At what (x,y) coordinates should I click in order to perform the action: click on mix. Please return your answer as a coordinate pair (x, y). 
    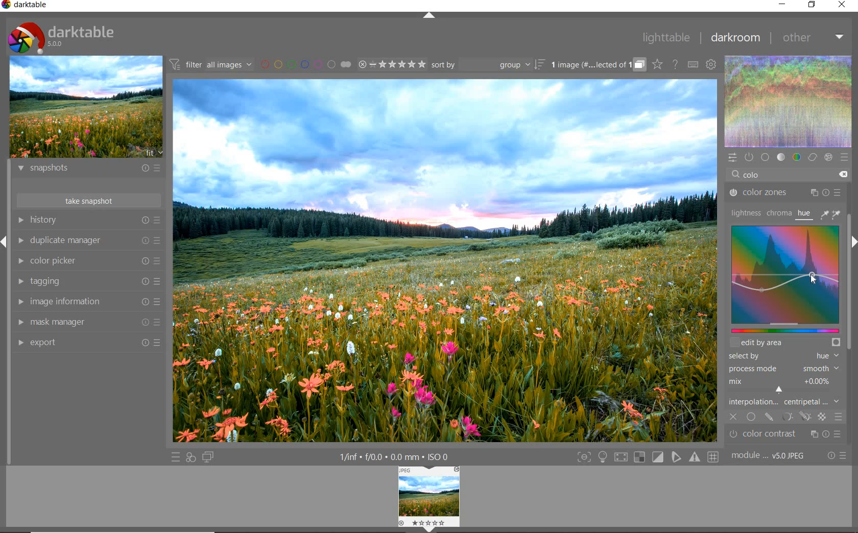
    Looking at the image, I should click on (785, 385).